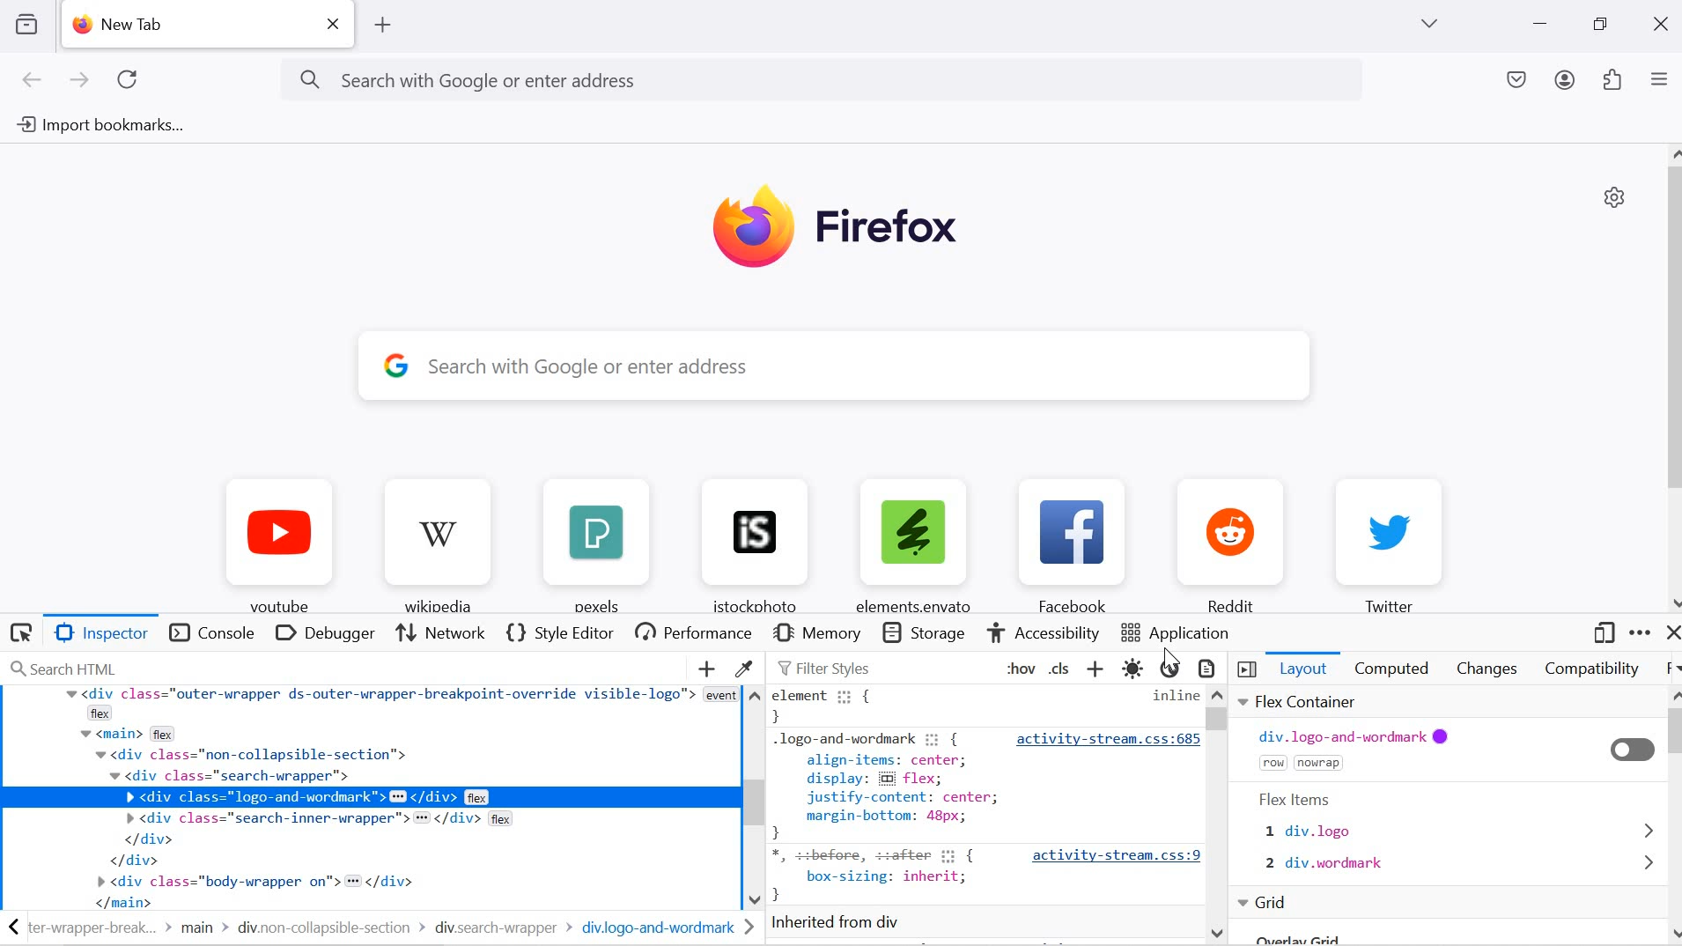  I want to click on toggle on/off, so click(1633, 751).